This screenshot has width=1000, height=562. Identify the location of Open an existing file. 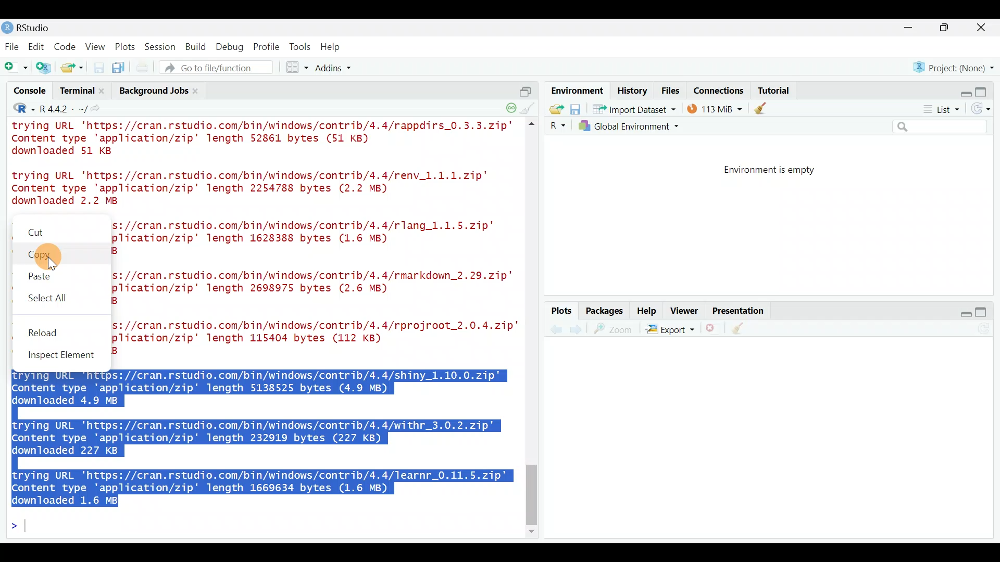
(73, 69).